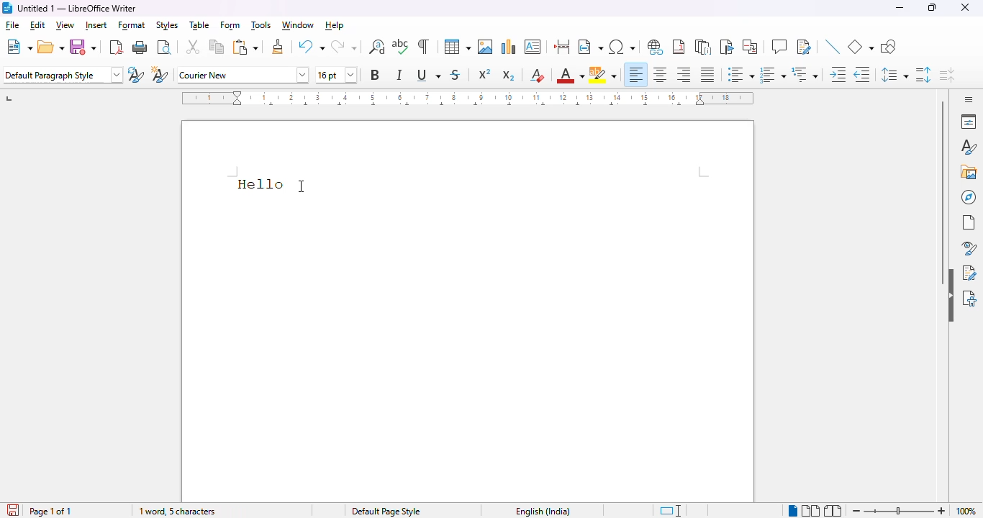  I want to click on save, so click(83, 47).